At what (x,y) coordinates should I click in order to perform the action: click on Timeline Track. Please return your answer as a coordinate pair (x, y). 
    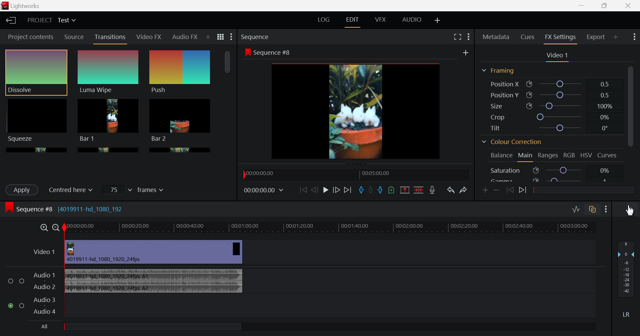
    Looking at the image, I should click on (331, 228).